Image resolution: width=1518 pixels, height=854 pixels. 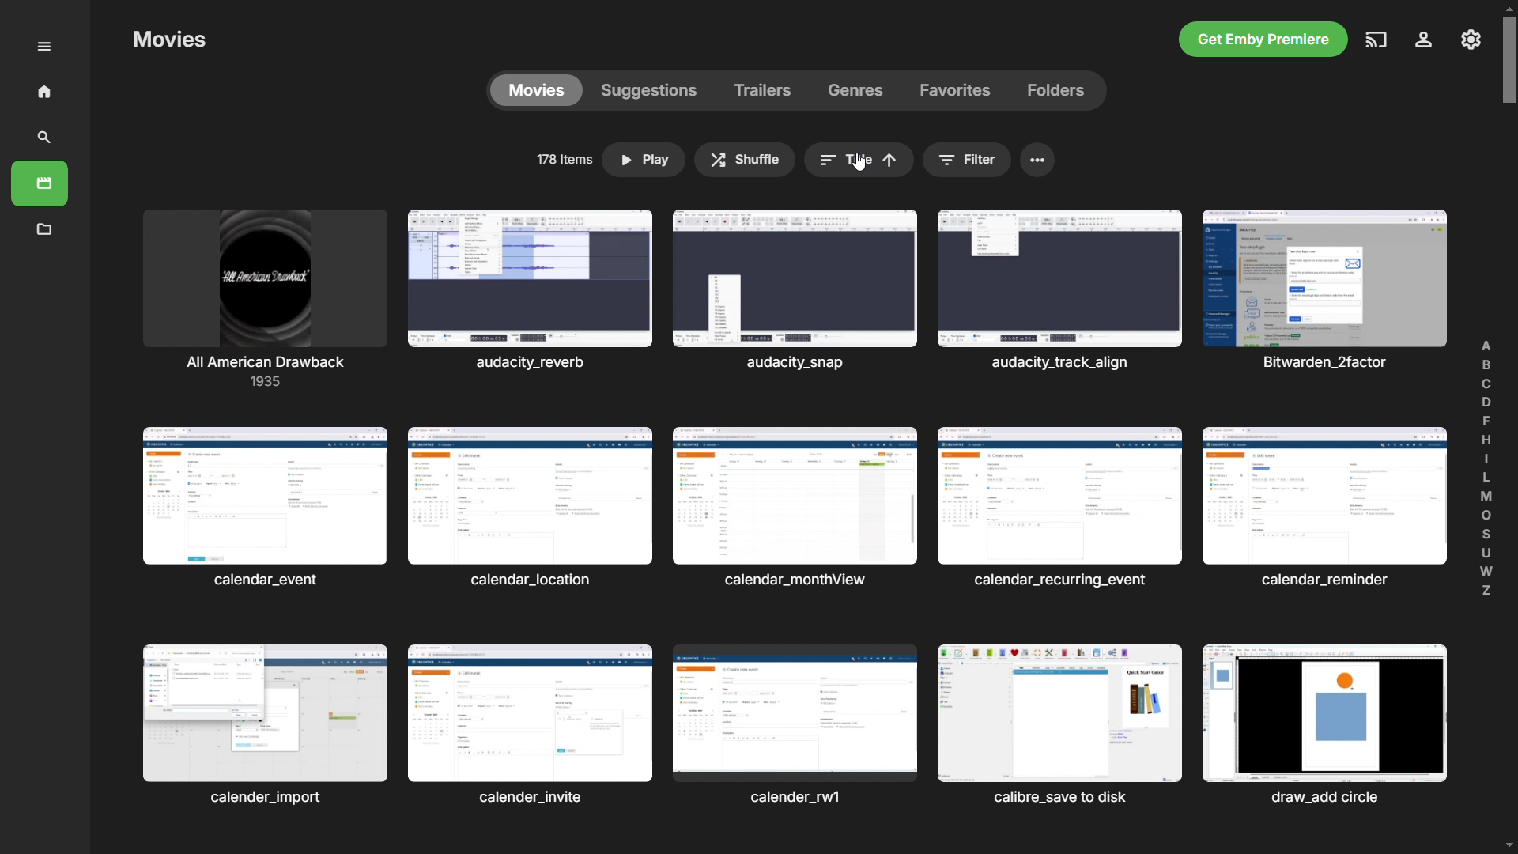 What do you see at coordinates (967, 161) in the screenshot?
I see `filter` at bounding box center [967, 161].